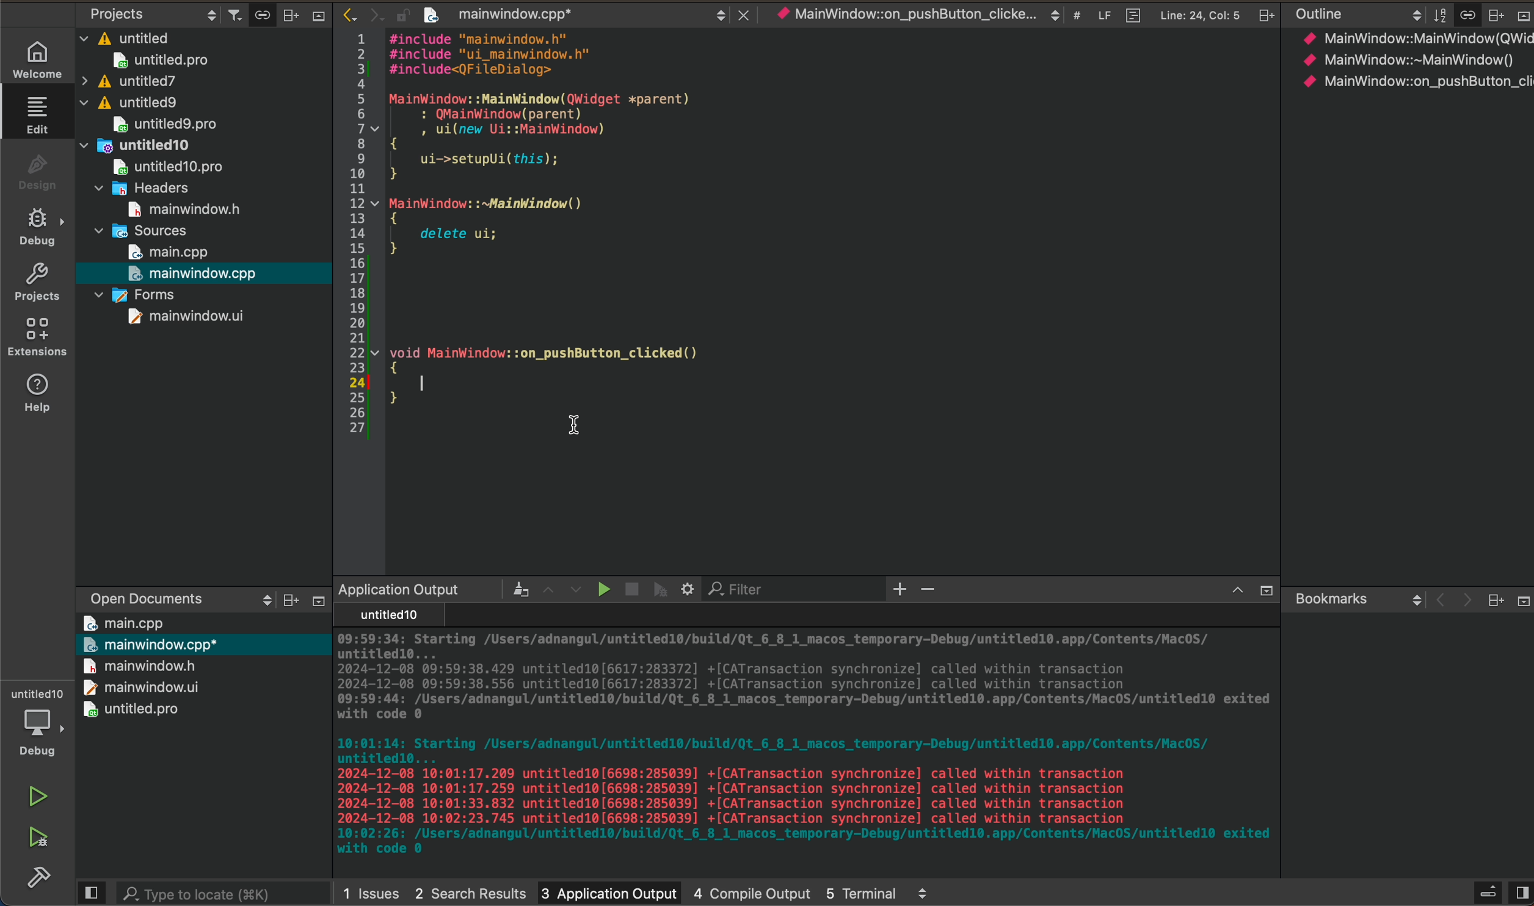 This screenshot has height=906, width=1534. I want to click on , so click(316, 20).